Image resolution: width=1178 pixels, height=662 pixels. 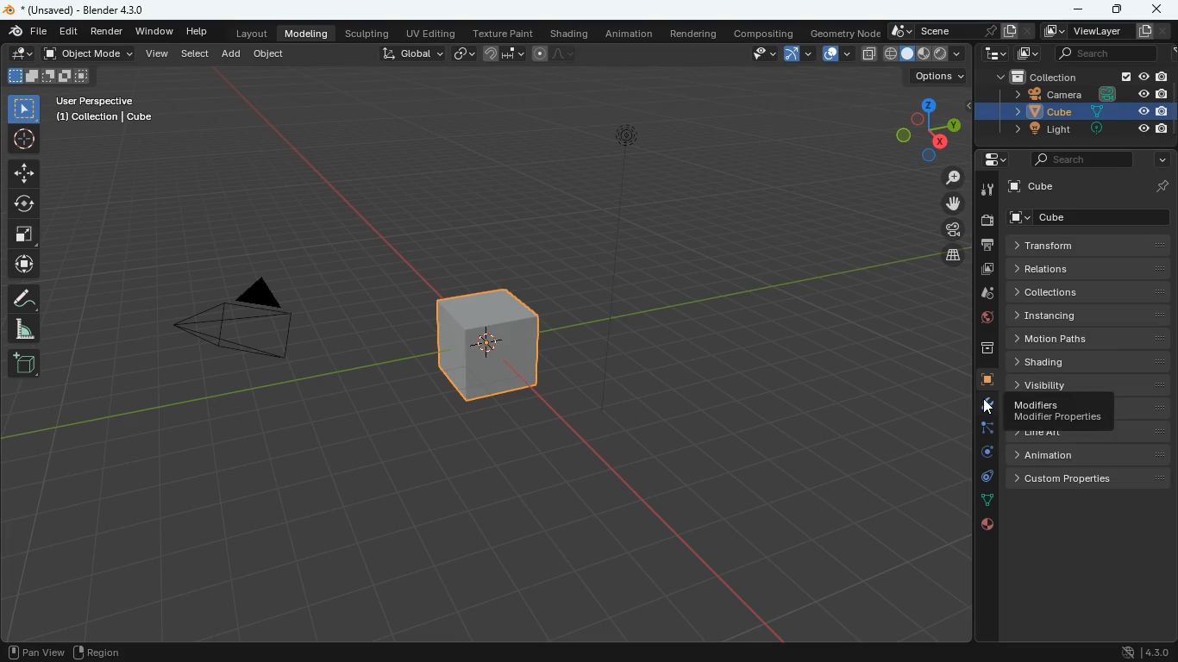 I want to click on , so click(x=1162, y=77).